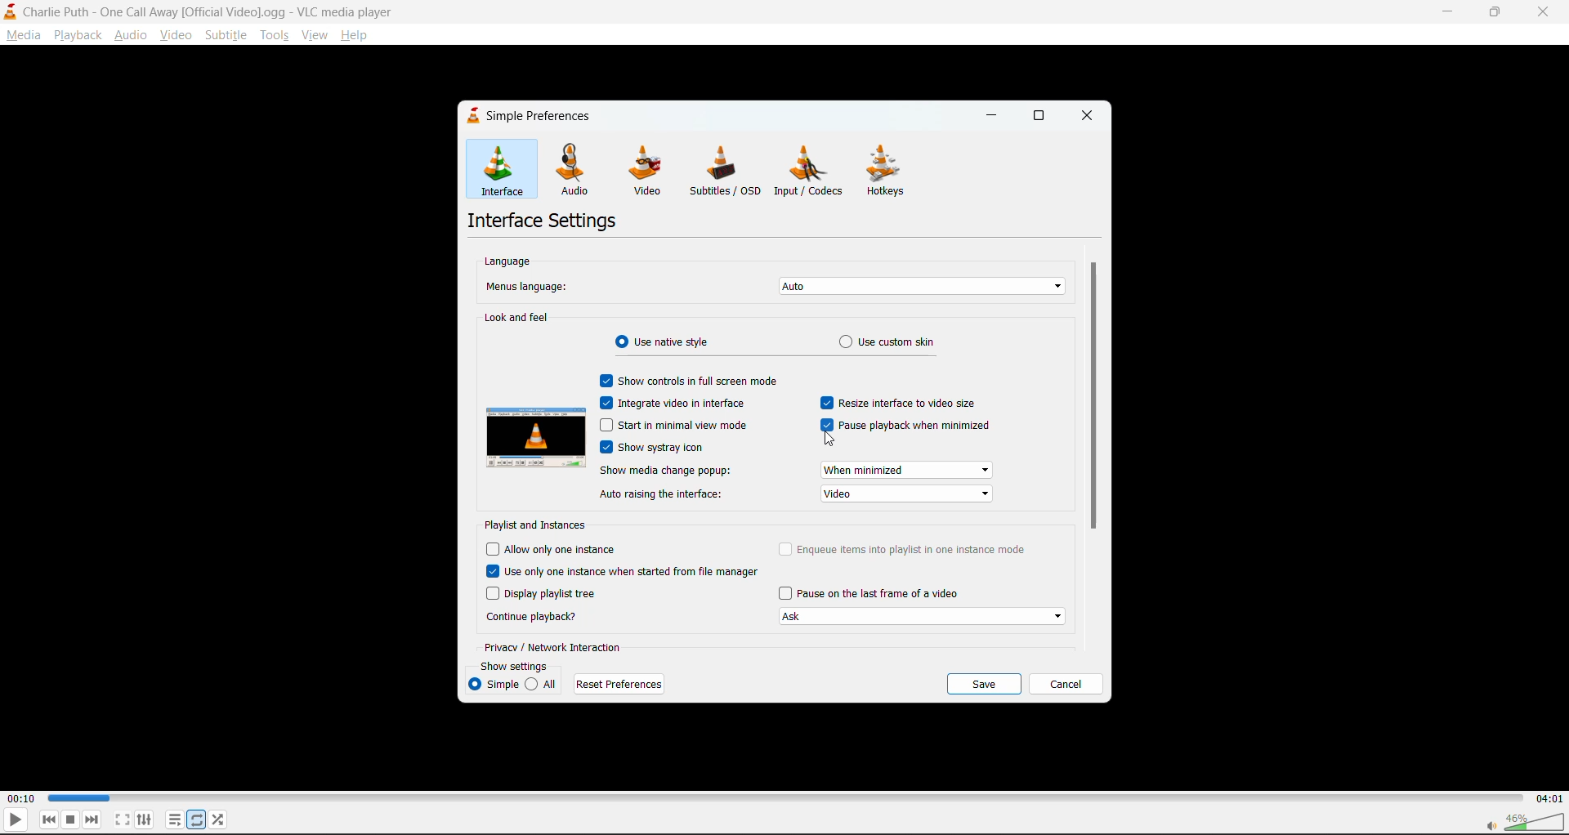 Image resolution: width=1569 pixels, height=835 pixels. Describe the element at coordinates (517, 316) in the screenshot. I see `look and feel` at that location.